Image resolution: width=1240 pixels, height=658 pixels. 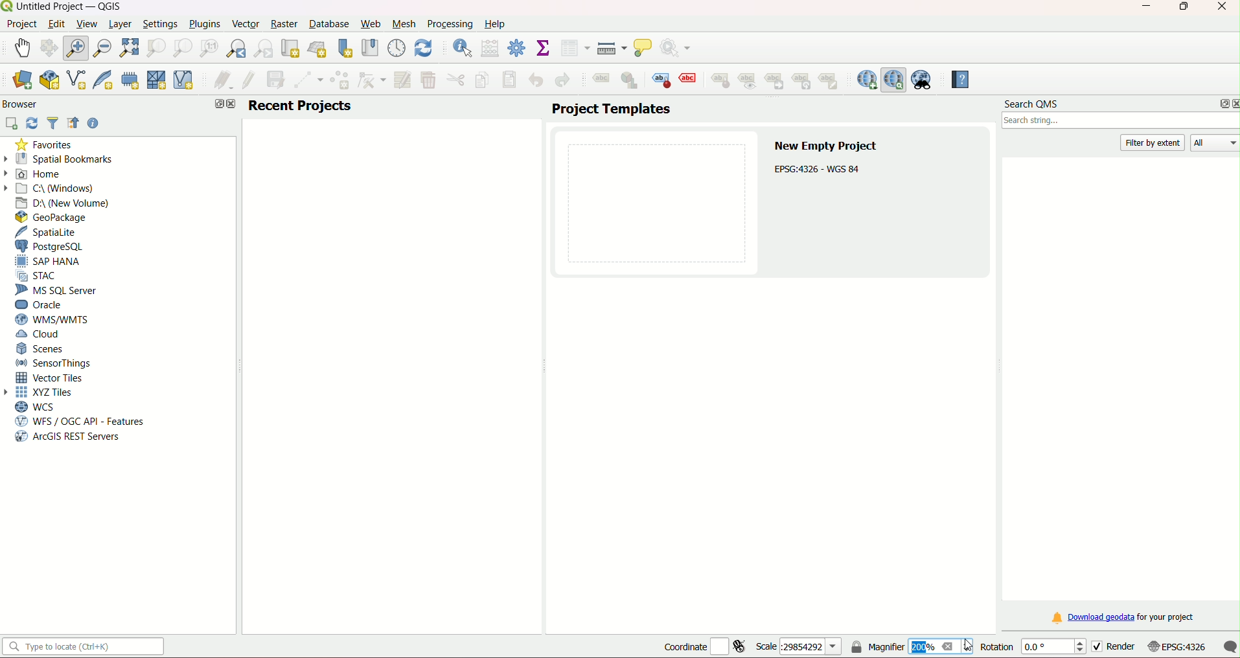 What do you see at coordinates (537, 80) in the screenshot?
I see `undo ` at bounding box center [537, 80].